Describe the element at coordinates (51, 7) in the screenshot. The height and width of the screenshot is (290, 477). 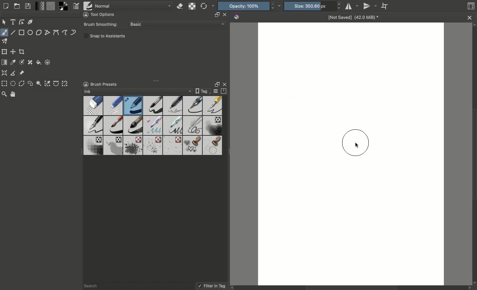
I see `Fill patterns` at that location.